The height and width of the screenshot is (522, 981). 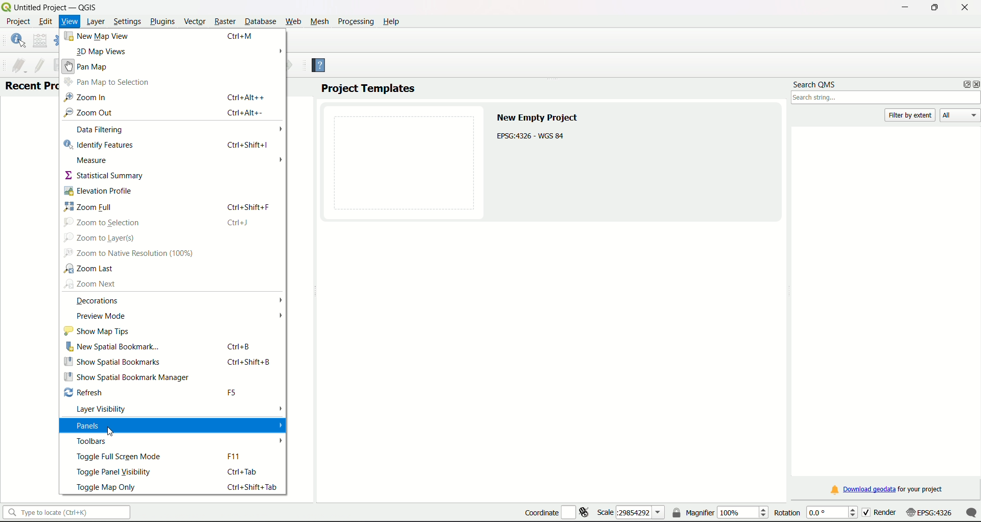 What do you see at coordinates (246, 98) in the screenshot?
I see `Ctrl+Alt++` at bounding box center [246, 98].